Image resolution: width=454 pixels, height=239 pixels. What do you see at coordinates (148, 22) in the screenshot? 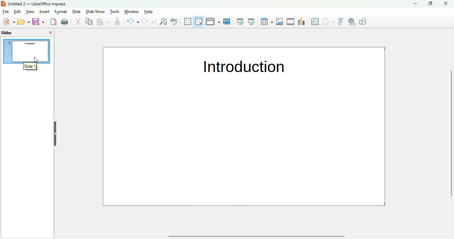
I see `redo` at bounding box center [148, 22].